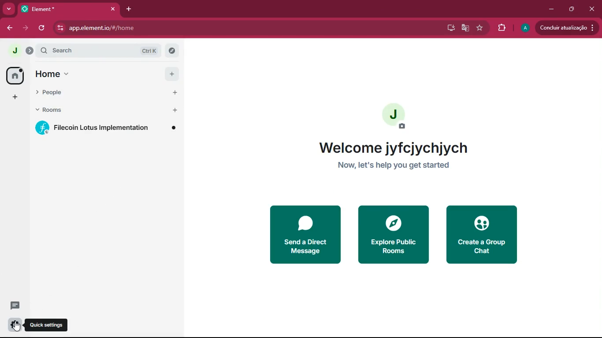  What do you see at coordinates (15, 325) in the screenshot?
I see `settings` at bounding box center [15, 325].